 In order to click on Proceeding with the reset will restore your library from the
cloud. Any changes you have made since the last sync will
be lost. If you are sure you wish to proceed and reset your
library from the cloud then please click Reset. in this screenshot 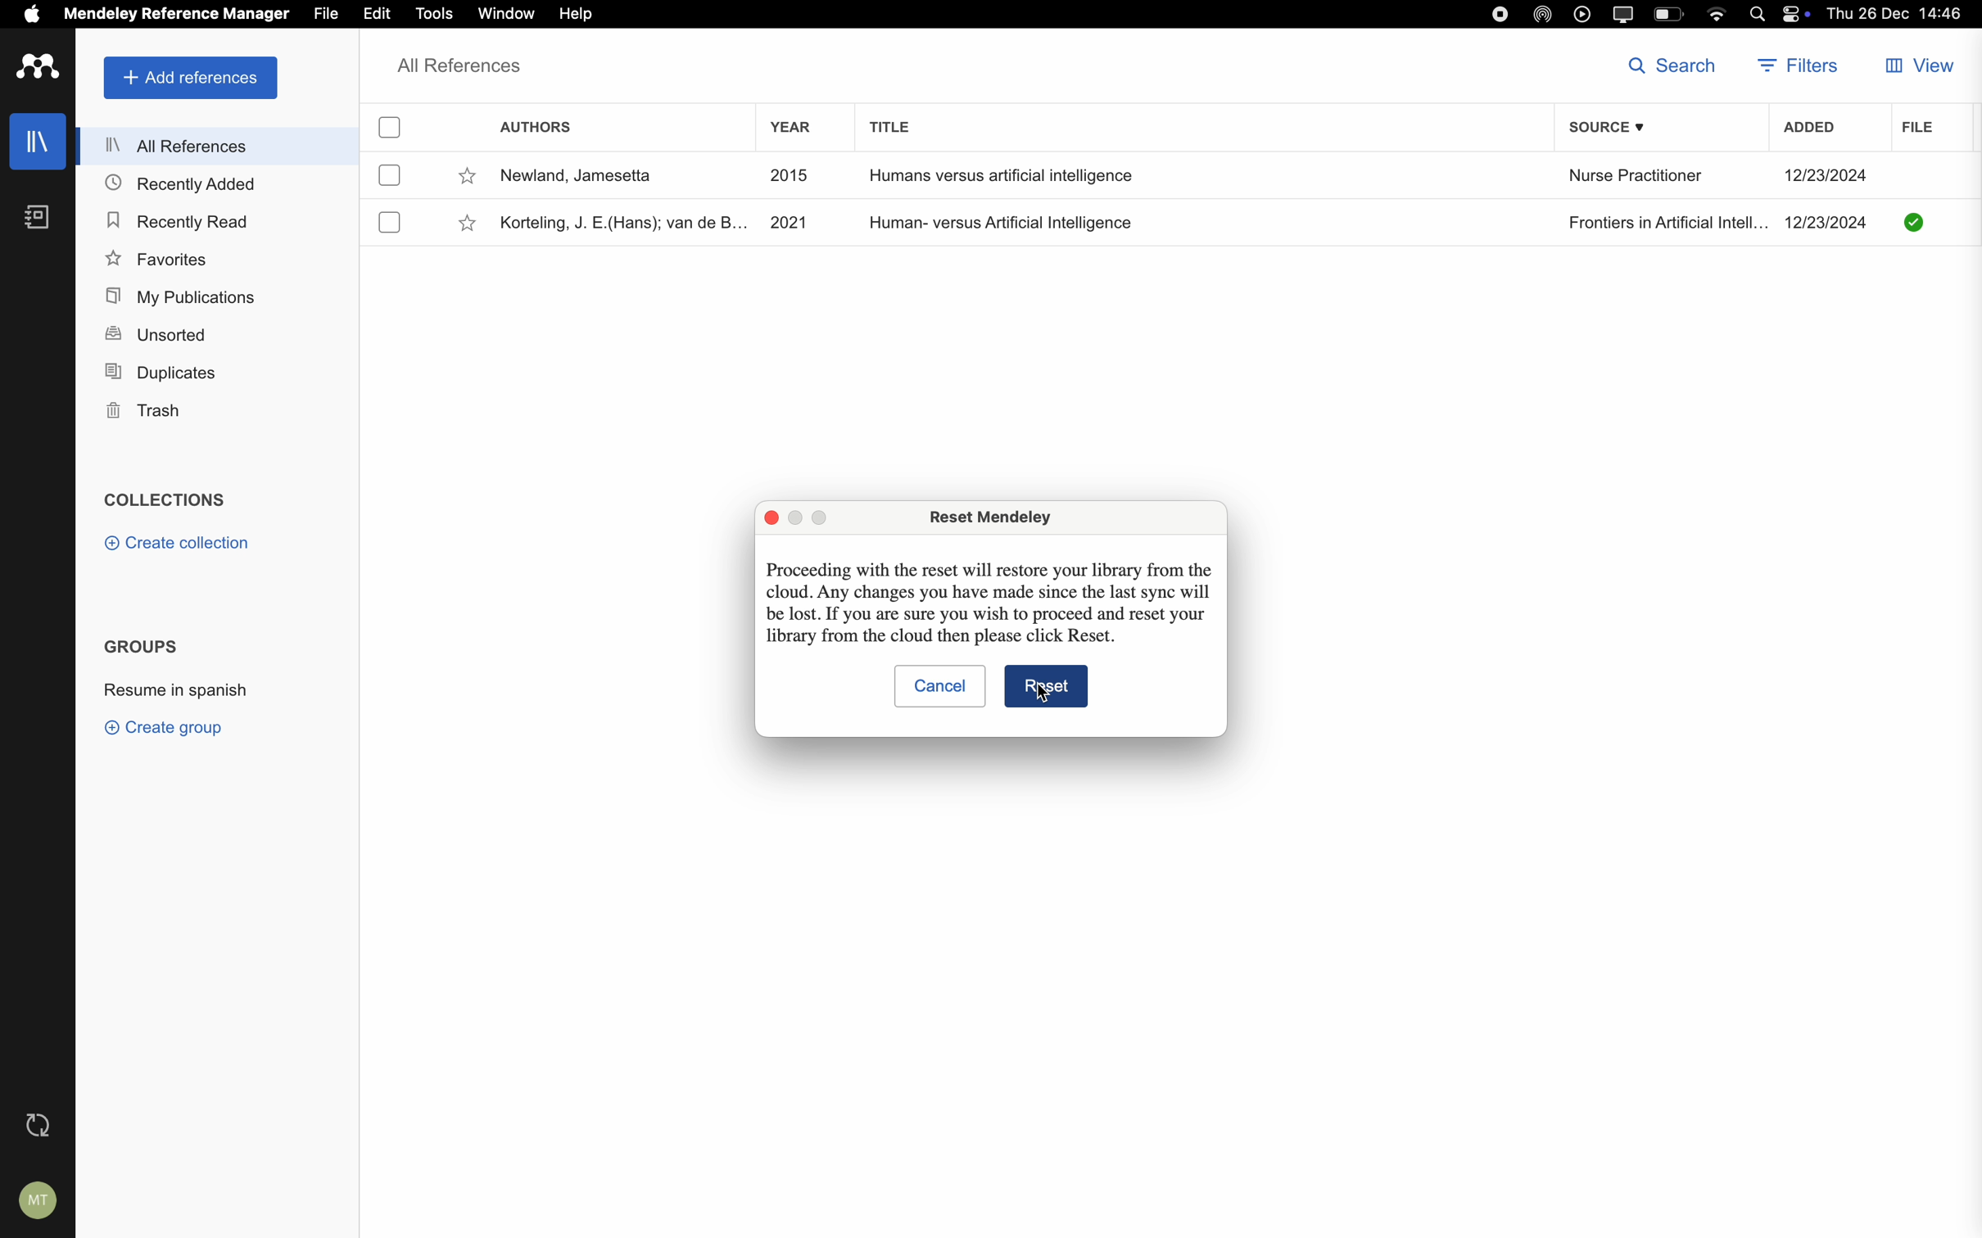, I will do `click(989, 603)`.